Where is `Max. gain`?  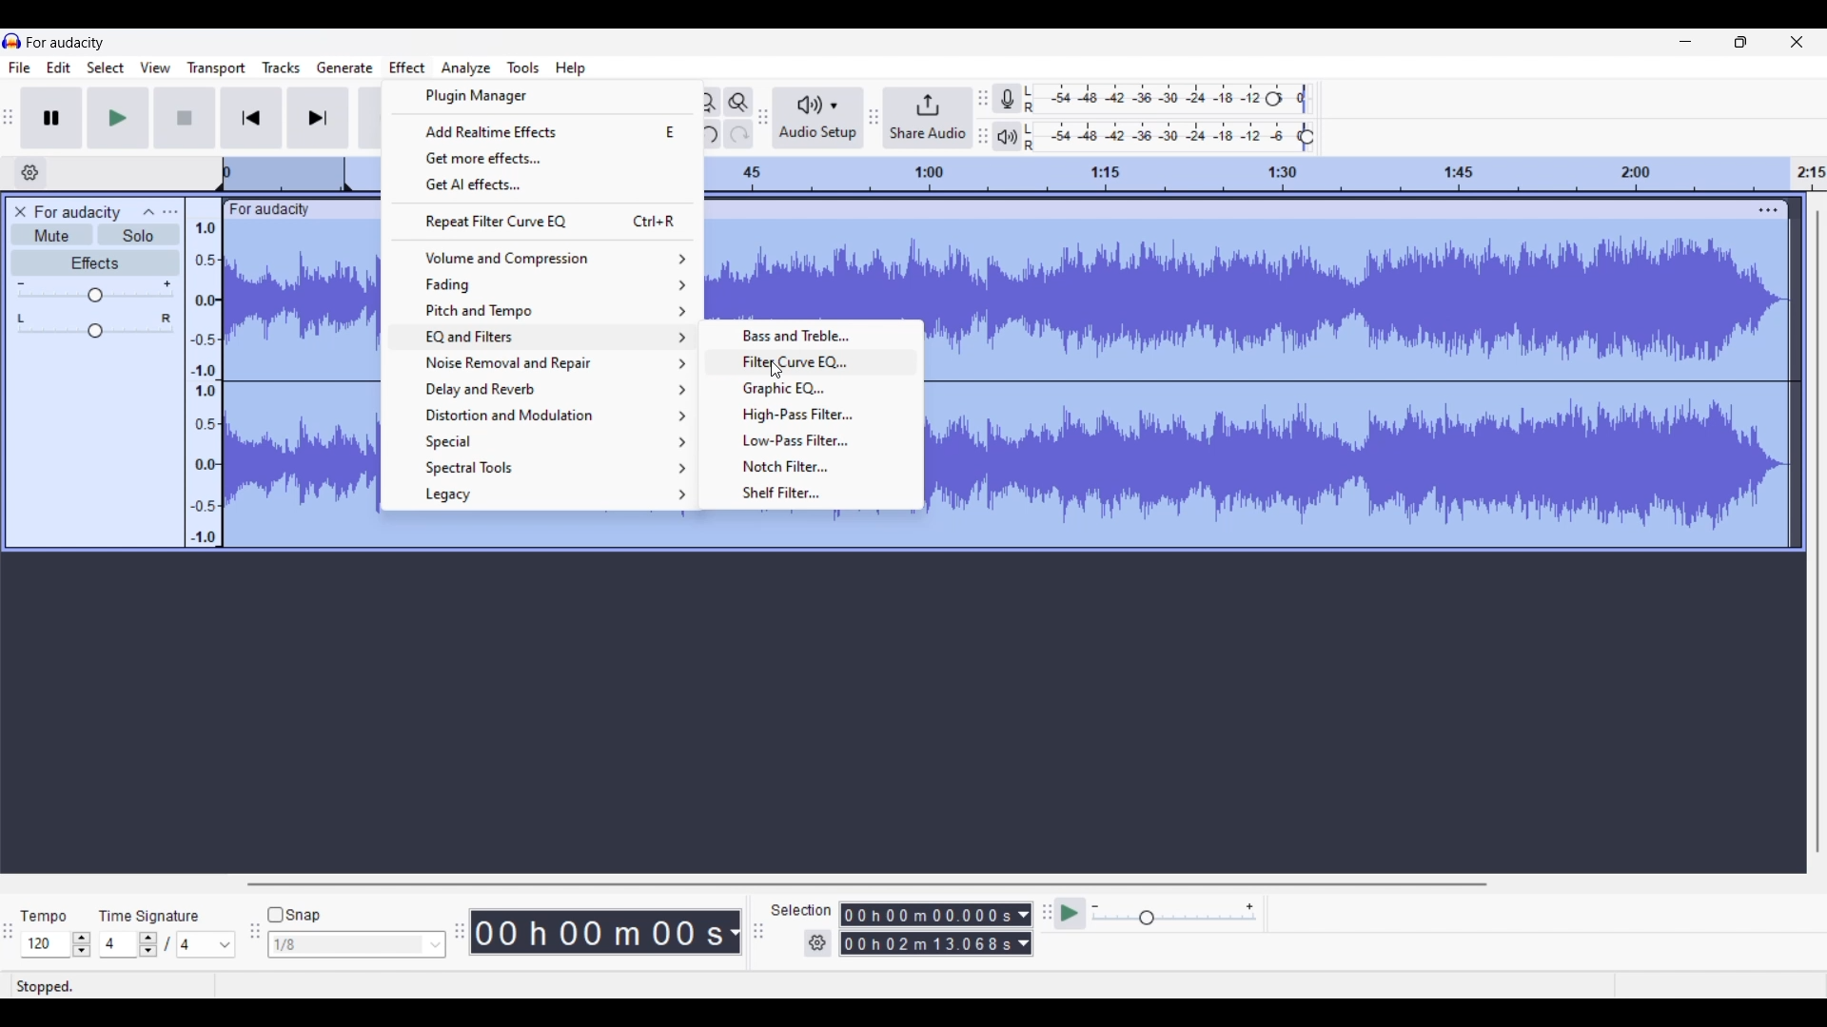 Max. gain is located at coordinates (167, 284).